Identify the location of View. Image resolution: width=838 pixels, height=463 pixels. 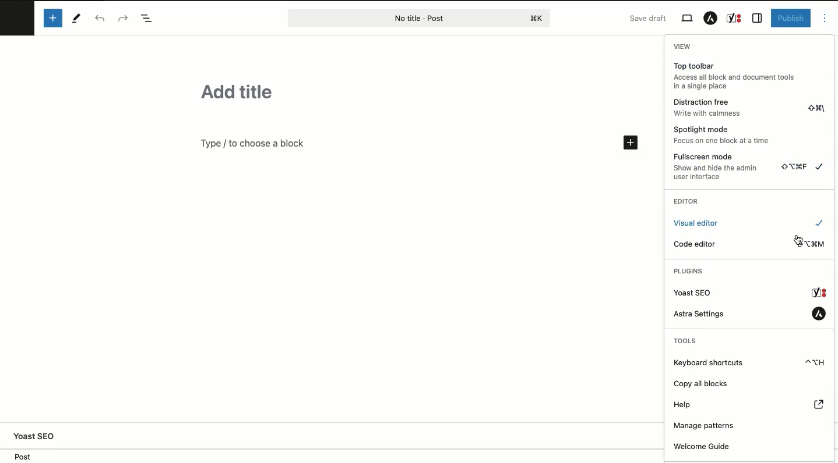
(684, 45).